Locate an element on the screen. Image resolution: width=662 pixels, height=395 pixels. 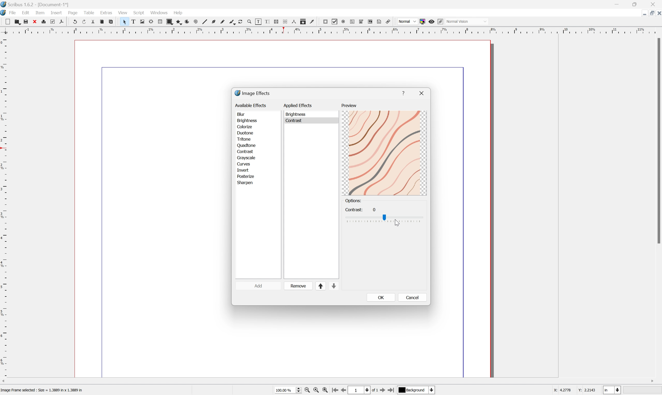
Open is located at coordinates (17, 22).